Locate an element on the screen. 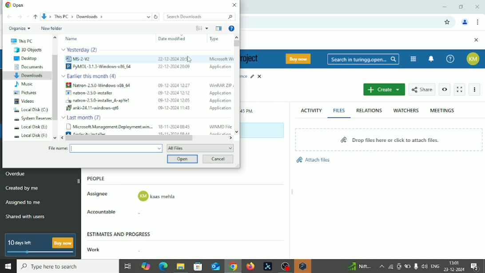  22-12-2004 20090 is located at coordinates (171, 67).